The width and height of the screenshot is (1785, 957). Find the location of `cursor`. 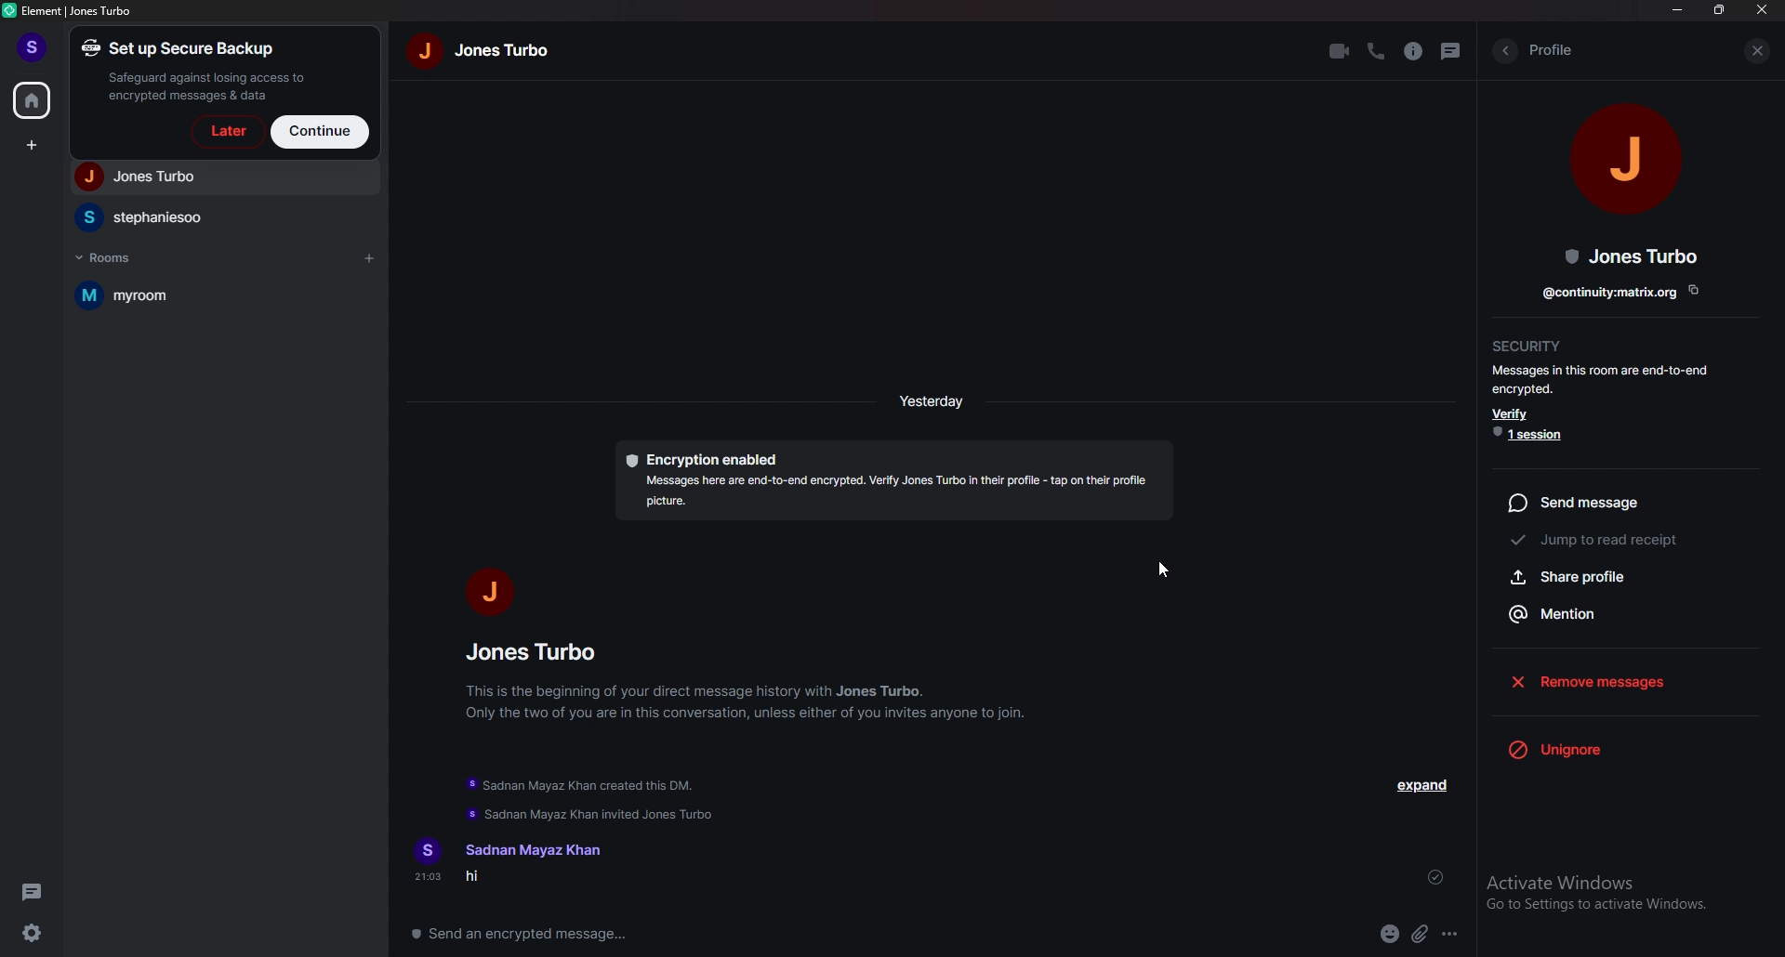

cursor is located at coordinates (1164, 570).